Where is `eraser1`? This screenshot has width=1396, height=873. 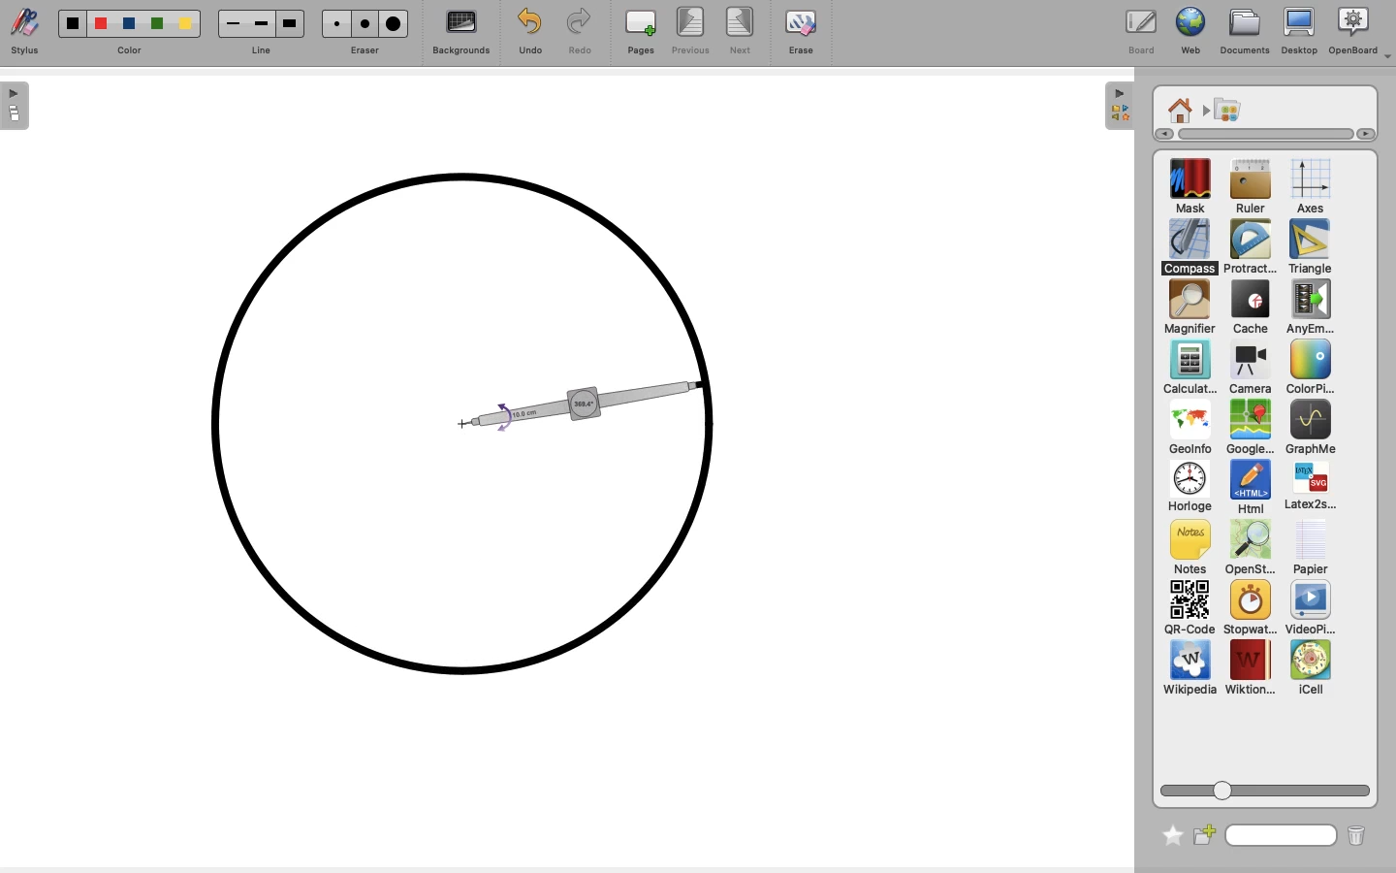 eraser1 is located at coordinates (335, 23).